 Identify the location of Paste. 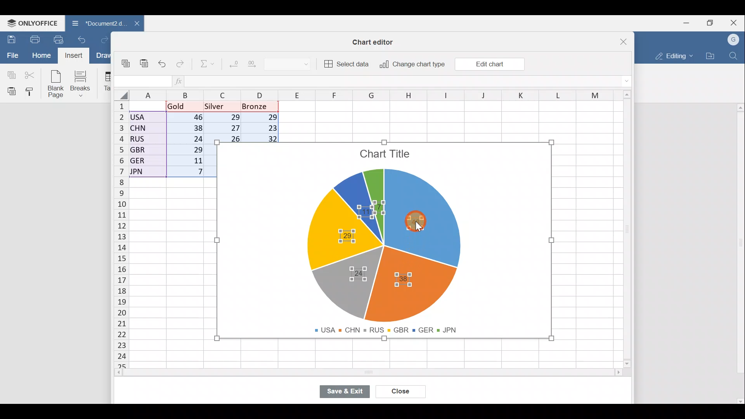
(145, 66).